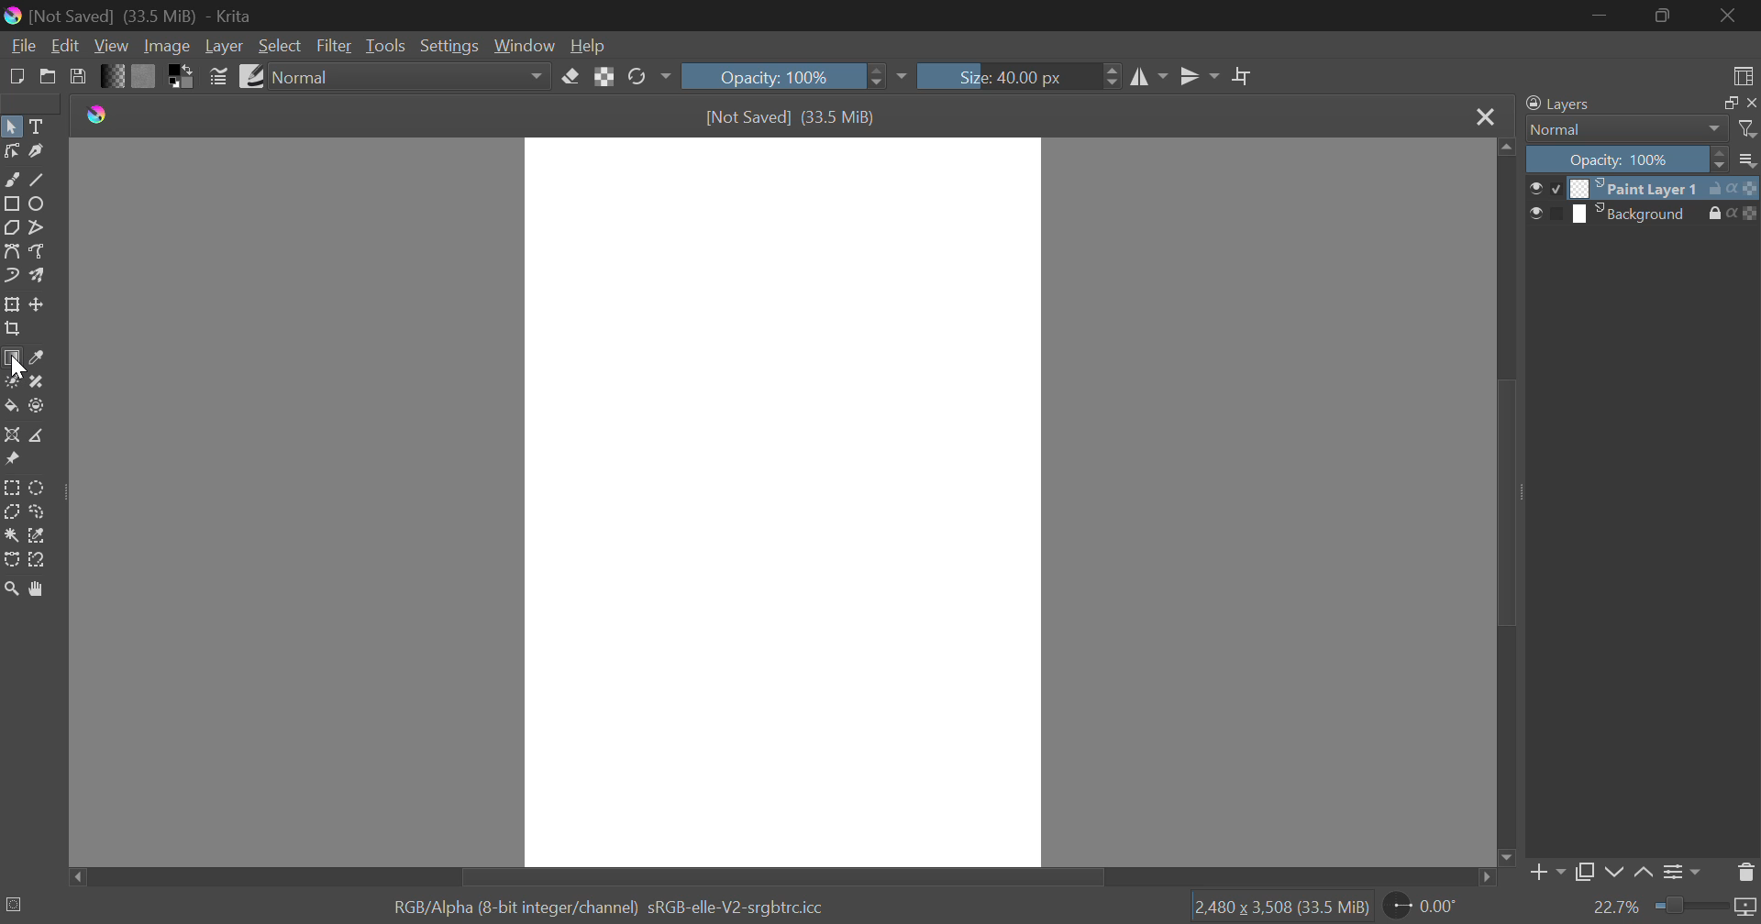 The width and height of the screenshot is (1761, 924). Describe the element at coordinates (648, 78) in the screenshot. I see `Rotate` at that location.